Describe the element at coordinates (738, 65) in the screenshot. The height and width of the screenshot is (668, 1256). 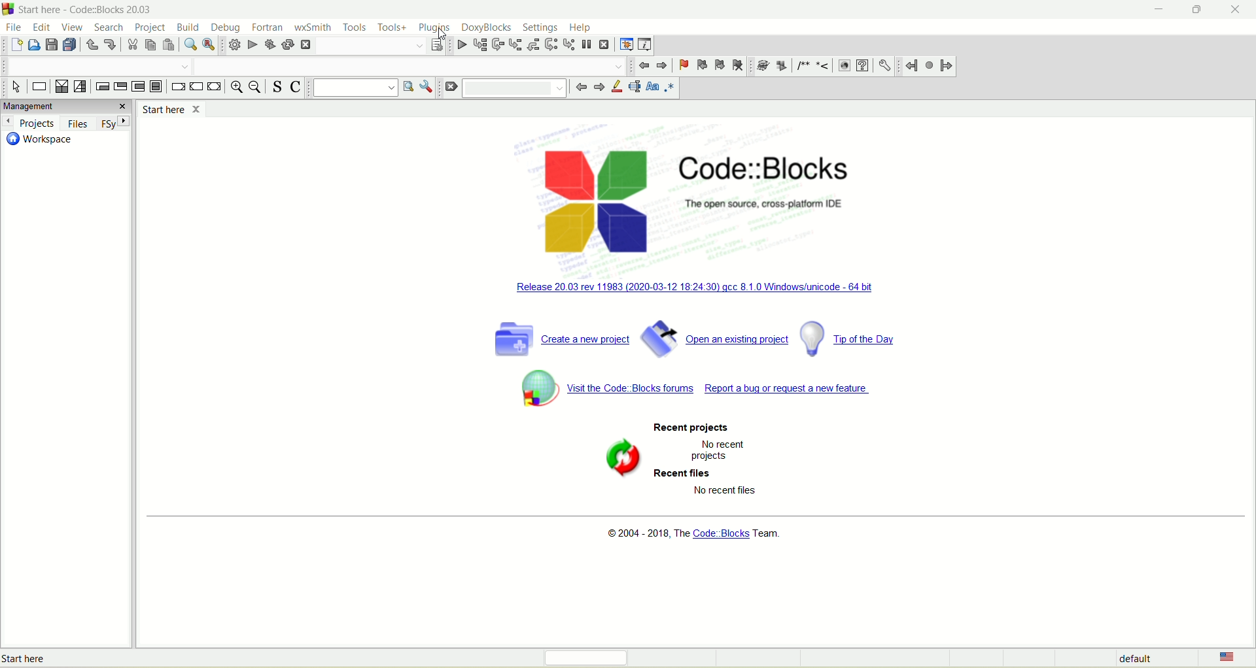
I see `clear bookmark` at that location.